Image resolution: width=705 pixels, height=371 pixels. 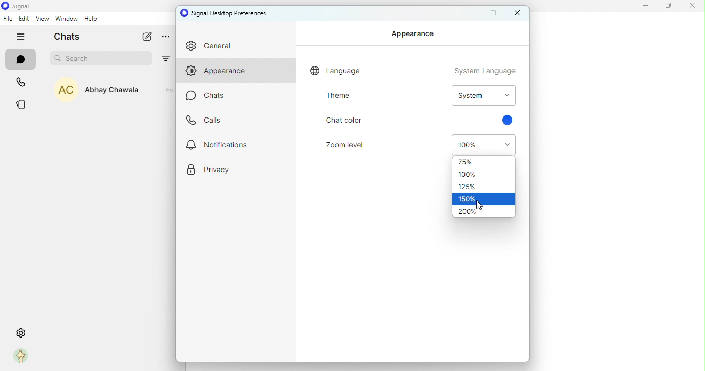 What do you see at coordinates (103, 58) in the screenshot?
I see `search bar` at bounding box center [103, 58].